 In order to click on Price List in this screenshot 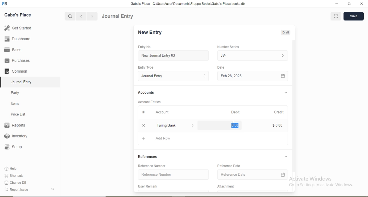, I will do `click(18, 114)`.